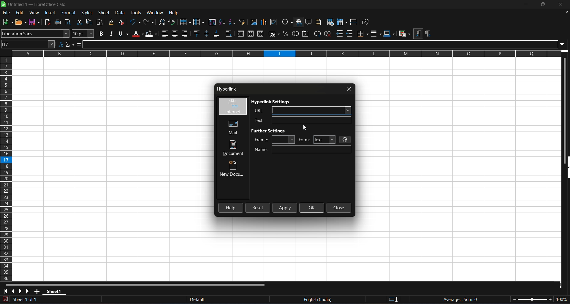  What do you see at coordinates (122, 23) in the screenshot?
I see `clear direct formatting` at bounding box center [122, 23].